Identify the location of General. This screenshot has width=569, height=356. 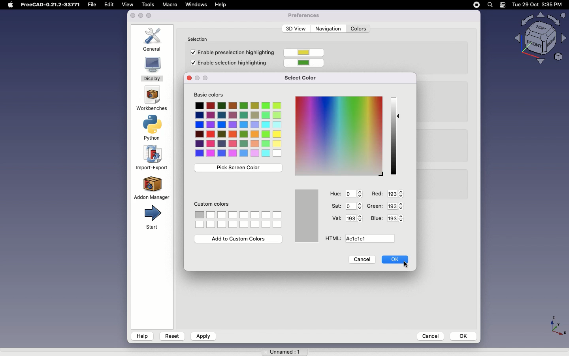
(154, 39).